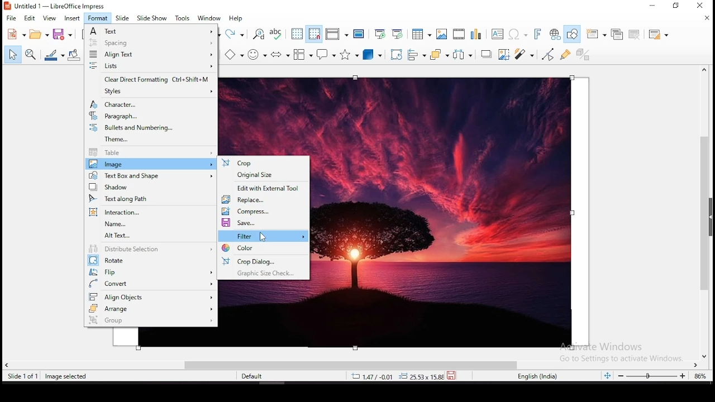 Image resolution: width=715 pixels, height=402 pixels. What do you see at coordinates (150, 66) in the screenshot?
I see `lists` at bounding box center [150, 66].